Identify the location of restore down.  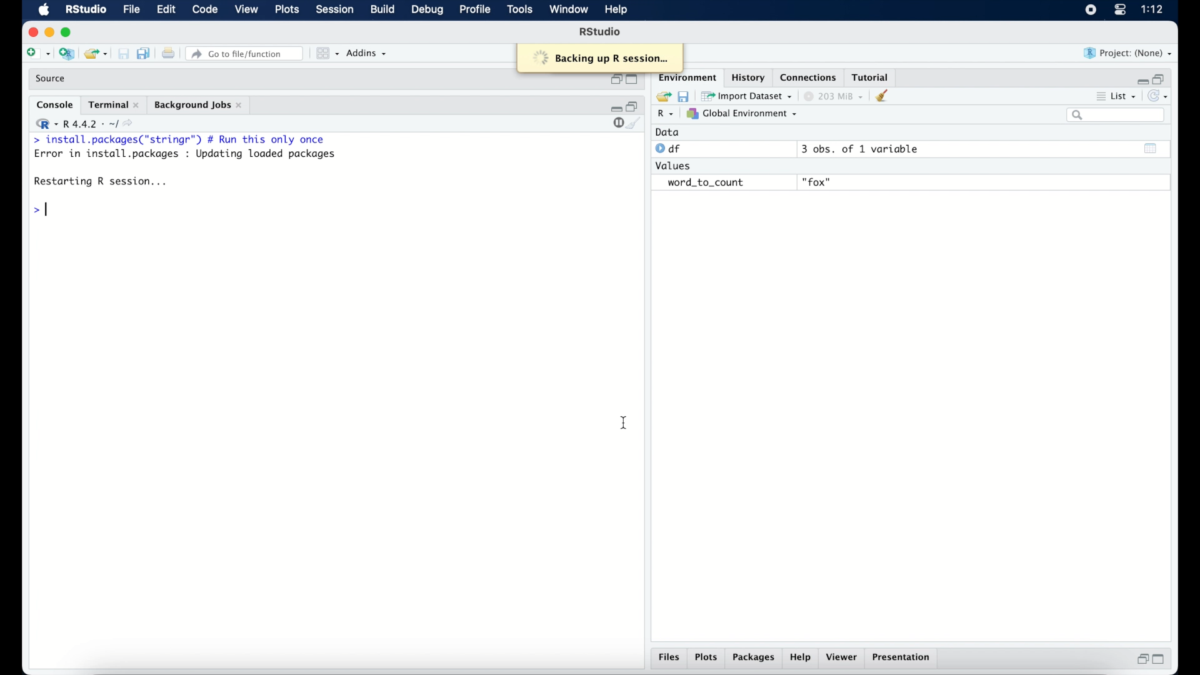
(1160, 78).